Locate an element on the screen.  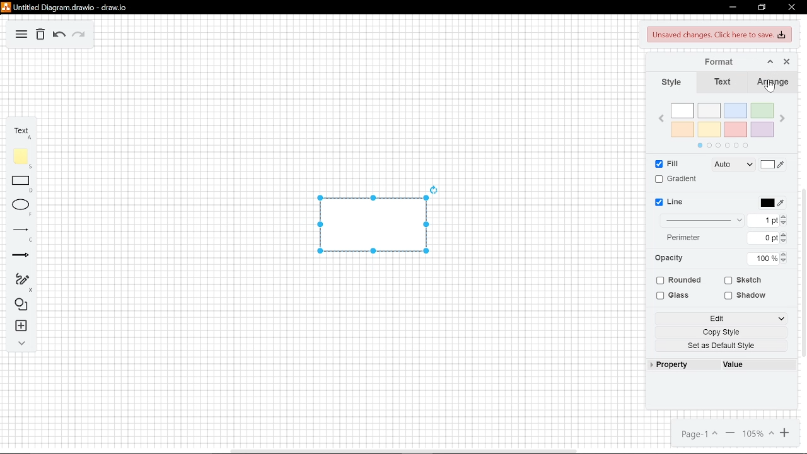
Decrease opacity is located at coordinates (784, 260).